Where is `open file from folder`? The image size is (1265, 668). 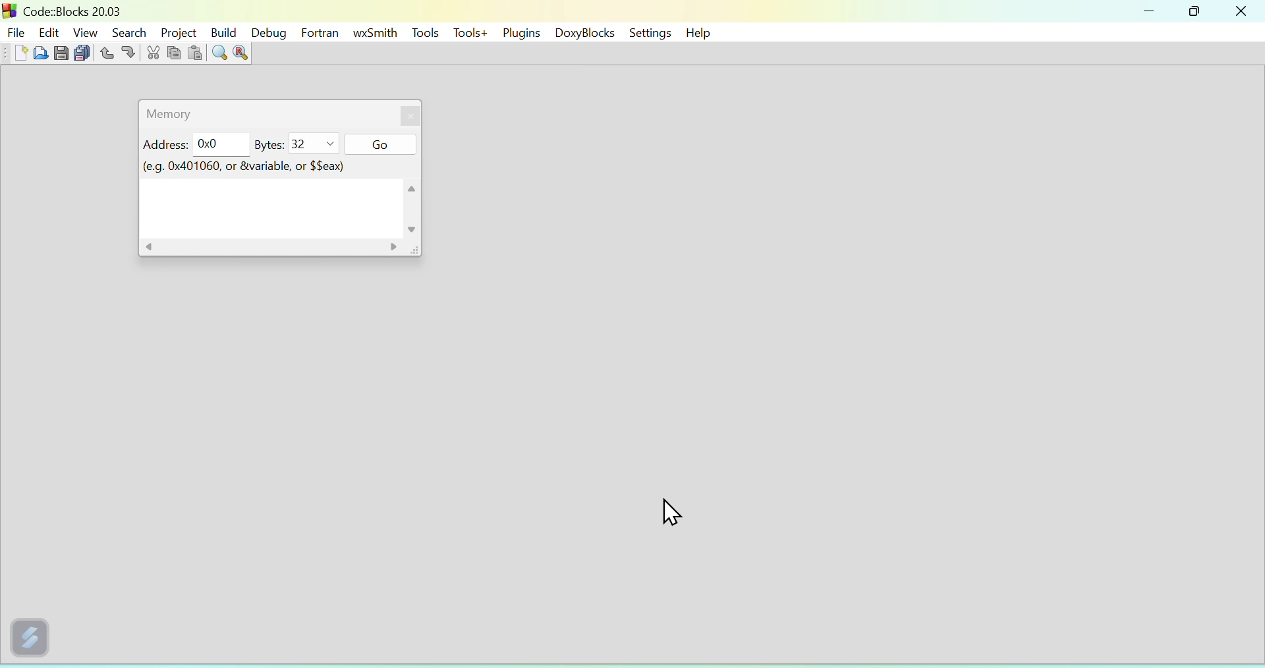 open file from folder is located at coordinates (40, 54).